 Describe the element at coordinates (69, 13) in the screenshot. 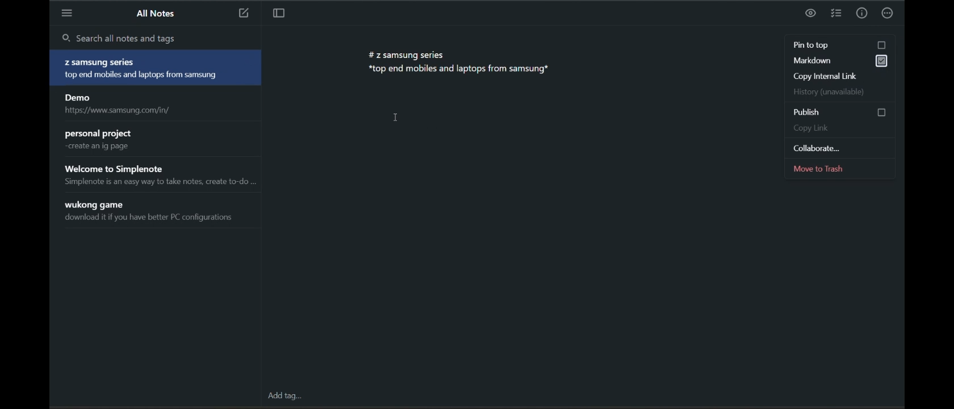

I see `menu` at that location.